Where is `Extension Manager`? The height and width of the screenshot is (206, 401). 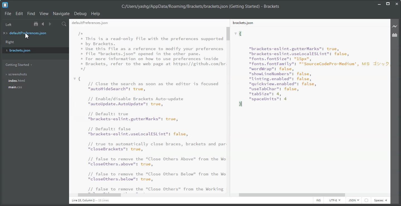
Extension Manager is located at coordinates (395, 35).